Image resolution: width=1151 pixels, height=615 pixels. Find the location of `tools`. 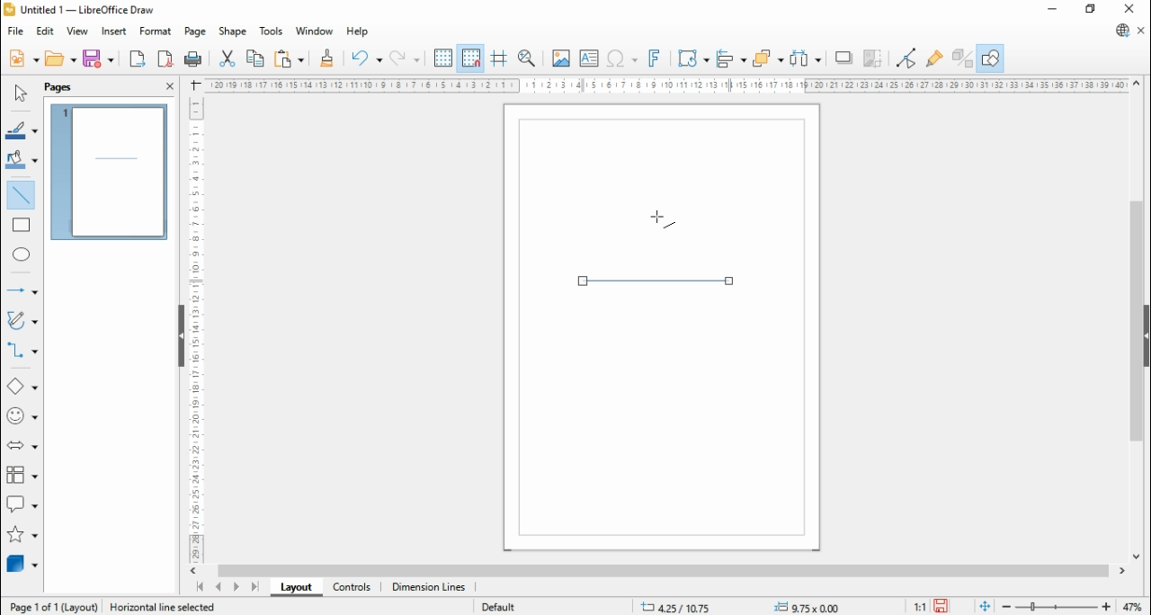

tools is located at coordinates (272, 31).